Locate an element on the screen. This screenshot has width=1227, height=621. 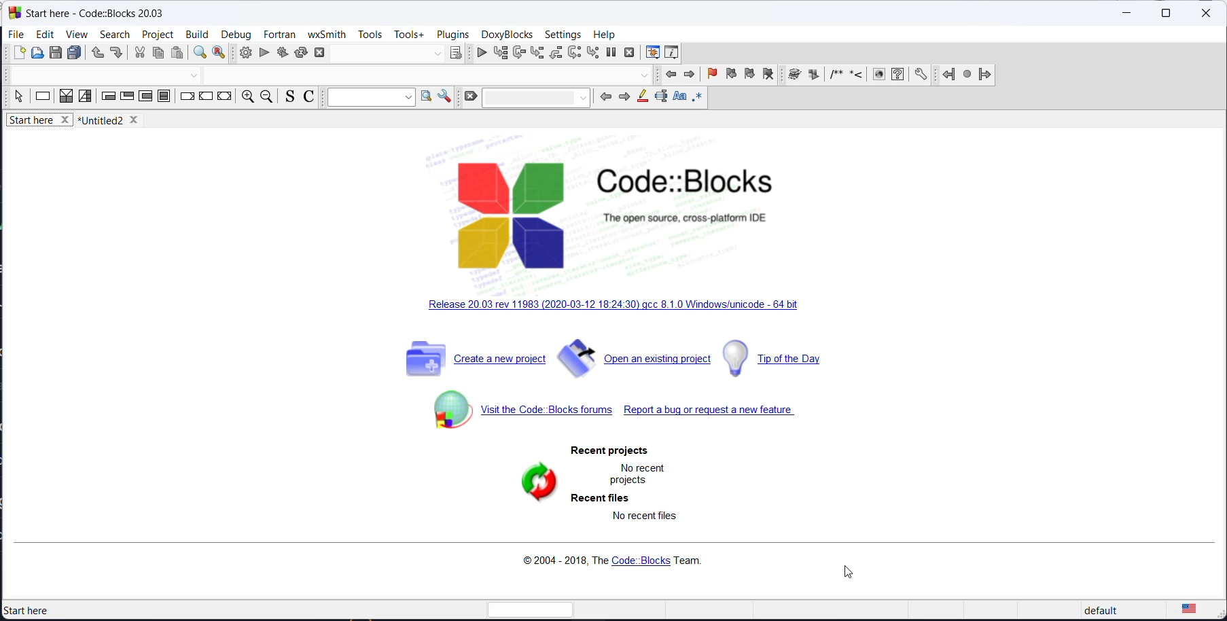
next is located at coordinates (622, 99).